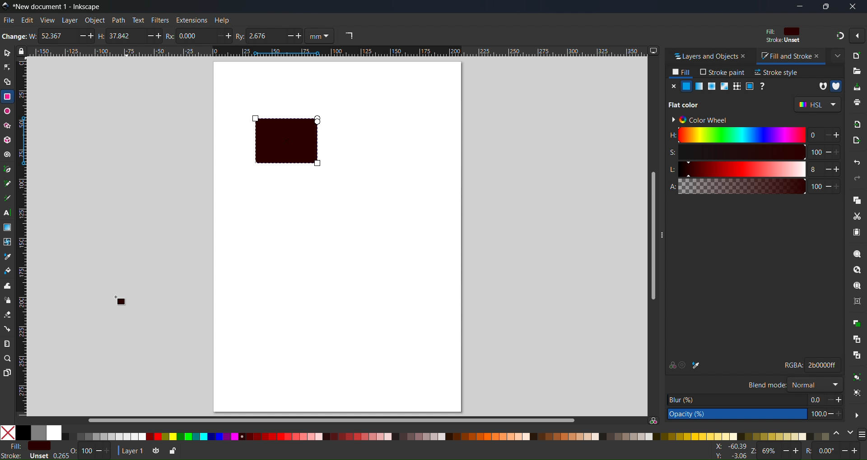  What do you see at coordinates (722, 72) in the screenshot?
I see `Stroke paint` at bounding box center [722, 72].